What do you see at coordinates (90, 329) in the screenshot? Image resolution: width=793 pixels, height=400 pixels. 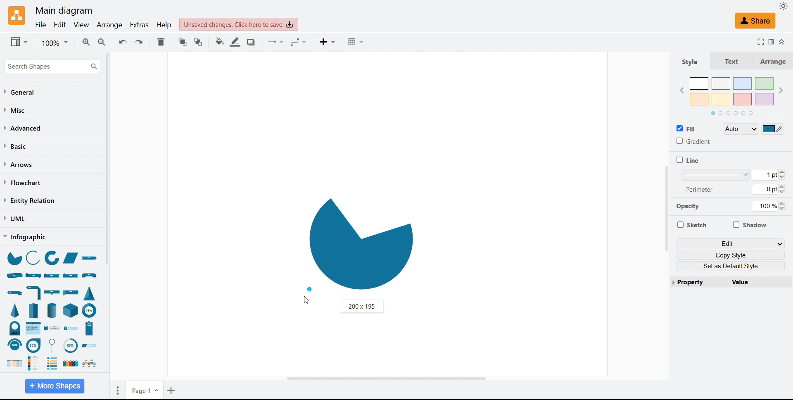 I see `numbered entry vertical` at bounding box center [90, 329].